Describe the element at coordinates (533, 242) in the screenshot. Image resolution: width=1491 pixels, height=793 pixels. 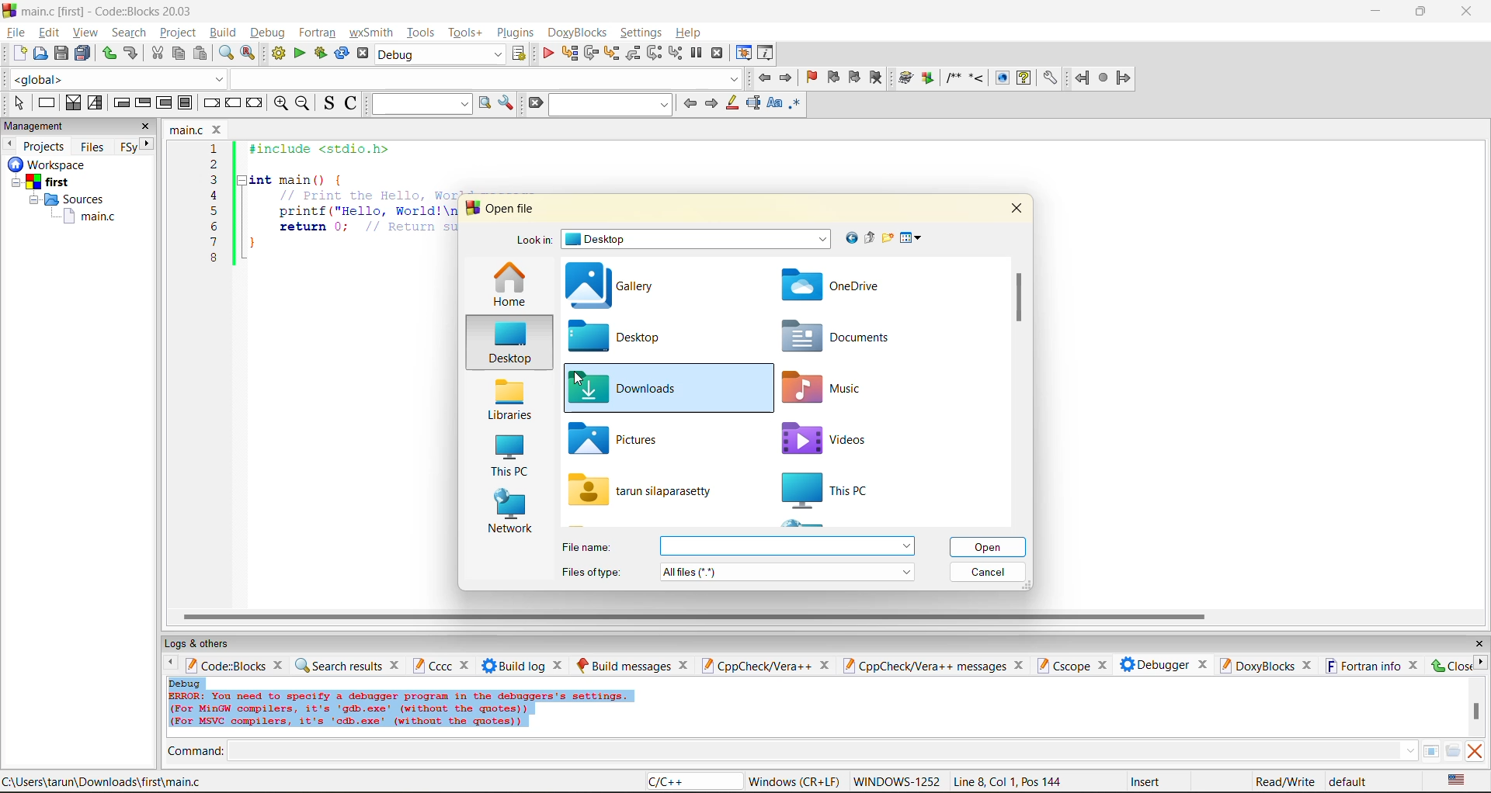
I see `look in` at that location.